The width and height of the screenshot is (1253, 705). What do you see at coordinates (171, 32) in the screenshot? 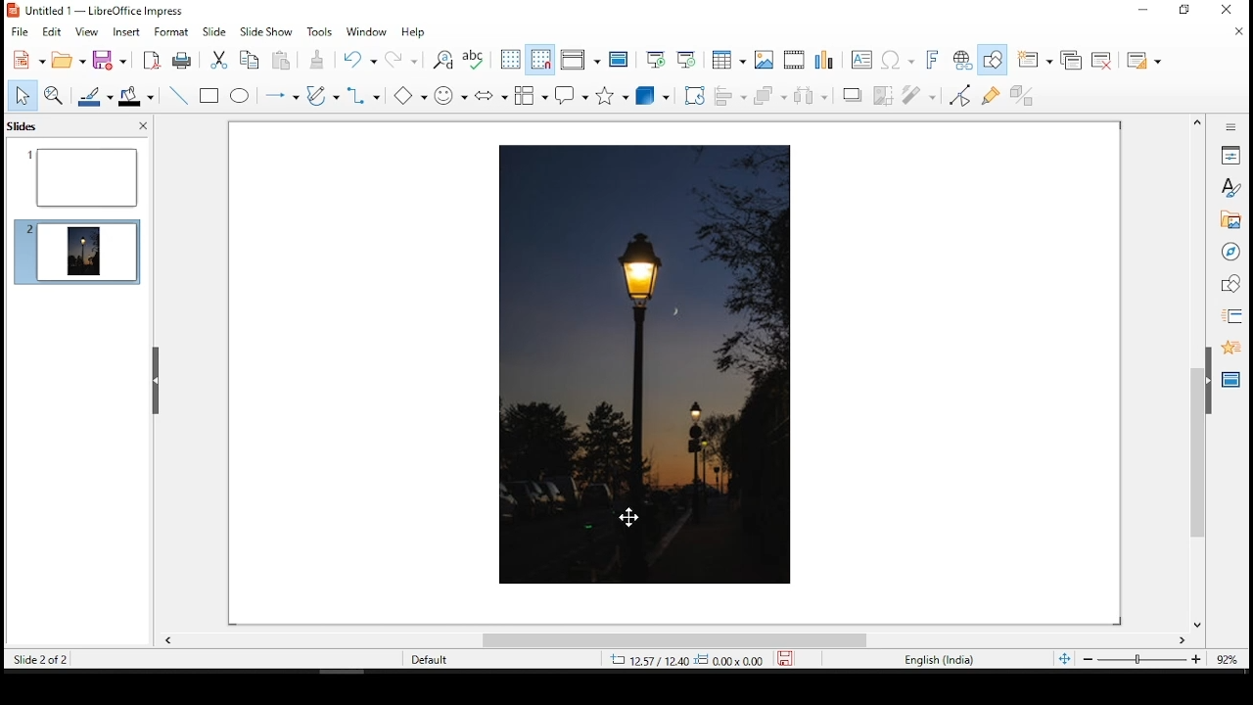
I see `format` at bounding box center [171, 32].